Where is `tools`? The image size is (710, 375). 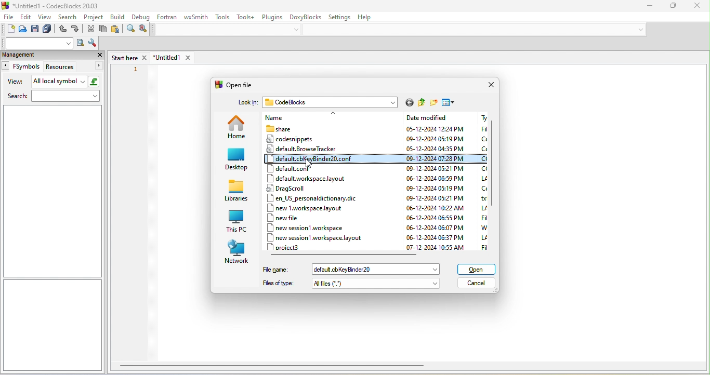 tools is located at coordinates (221, 17).